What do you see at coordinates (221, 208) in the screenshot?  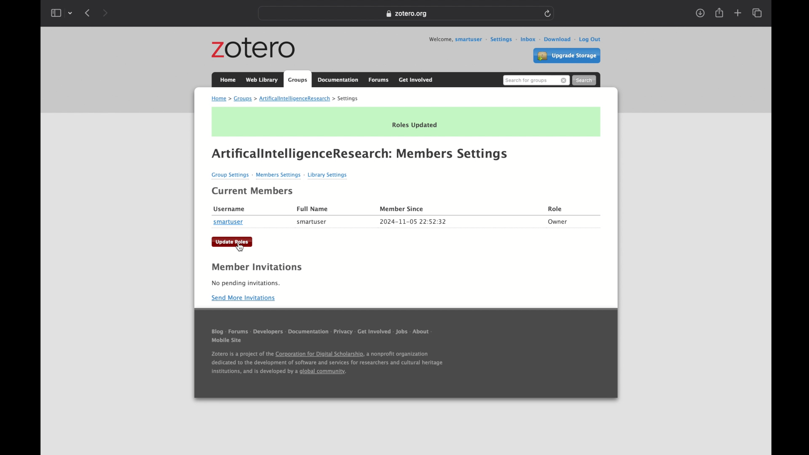 I see `| Username` at bounding box center [221, 208].